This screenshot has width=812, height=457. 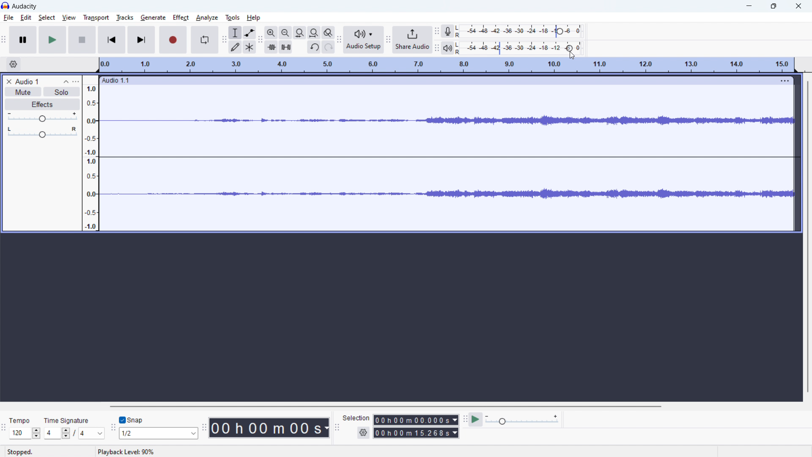 I want to click on minimize, so click(x=750, y=6).